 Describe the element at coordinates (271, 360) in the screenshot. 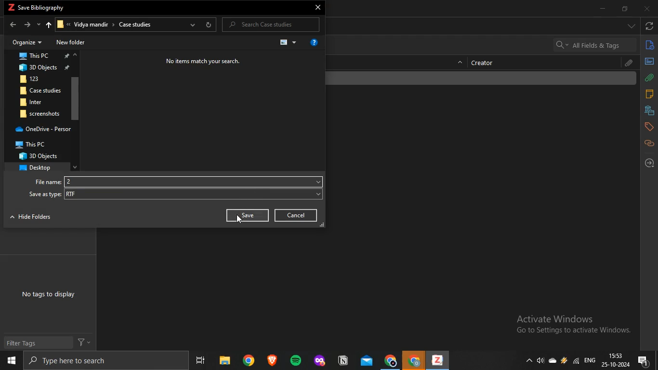

I see `brave` at that location.